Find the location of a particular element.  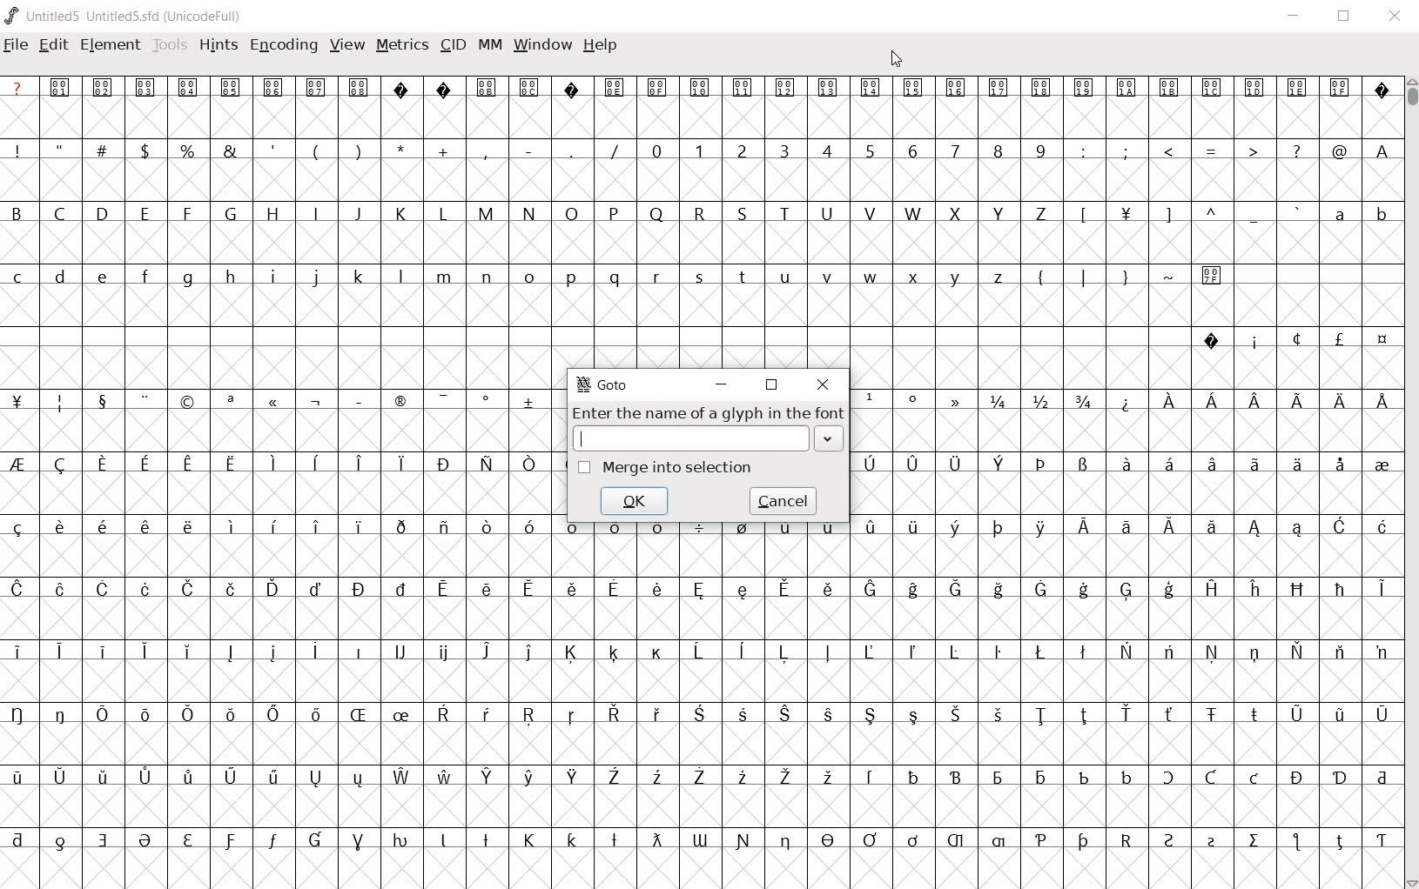

Symbol is located at coordinates (101, 525).